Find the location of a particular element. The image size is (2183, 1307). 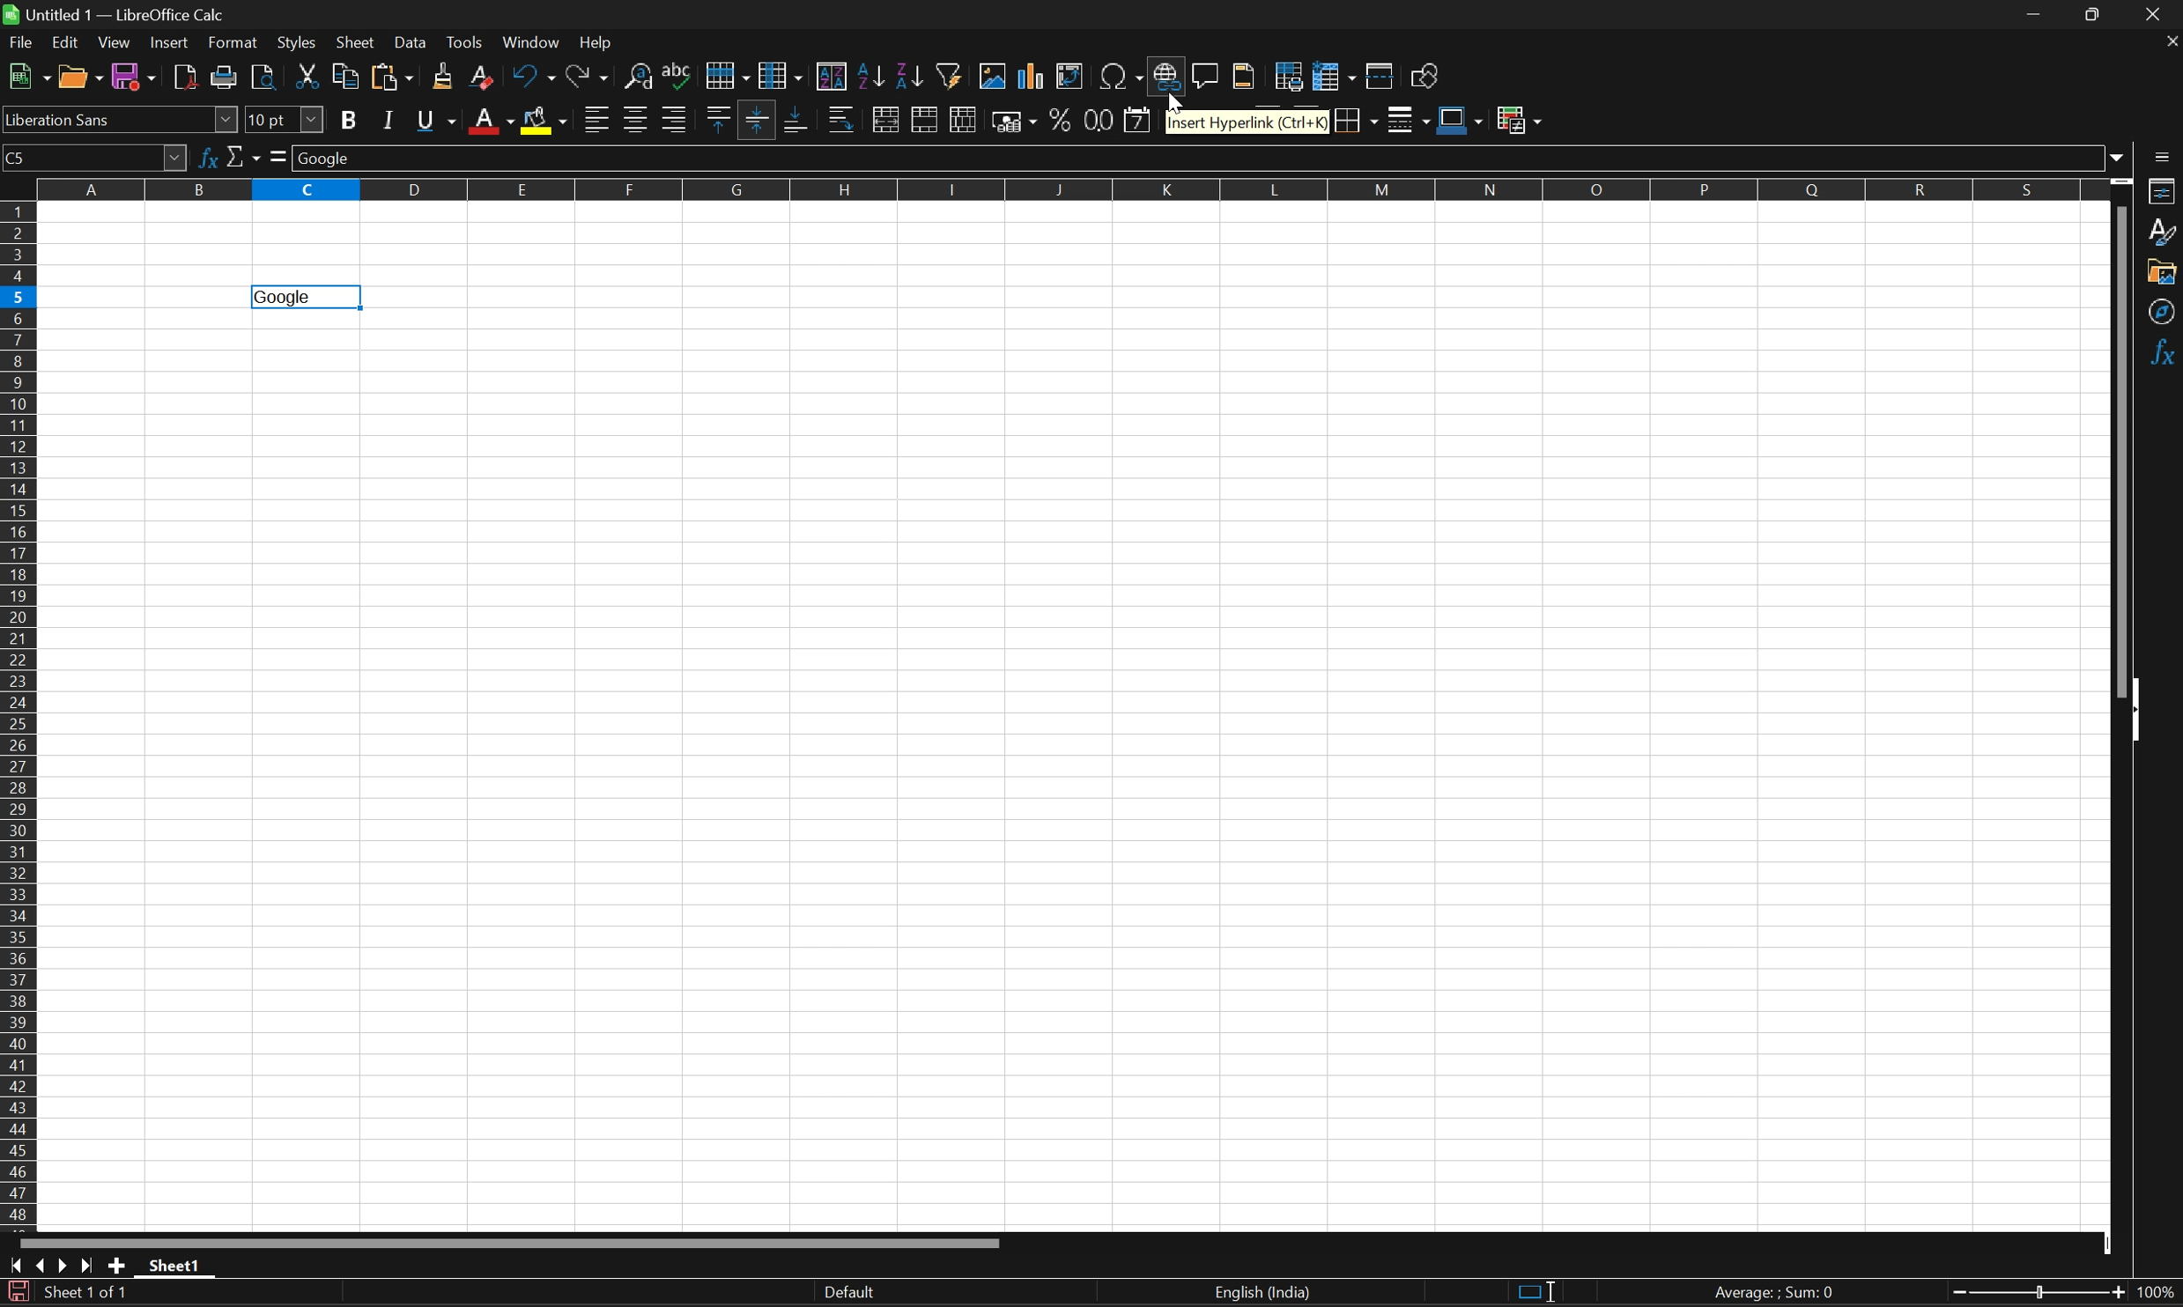

Toggle print preview is located at coordinates (265, 78).